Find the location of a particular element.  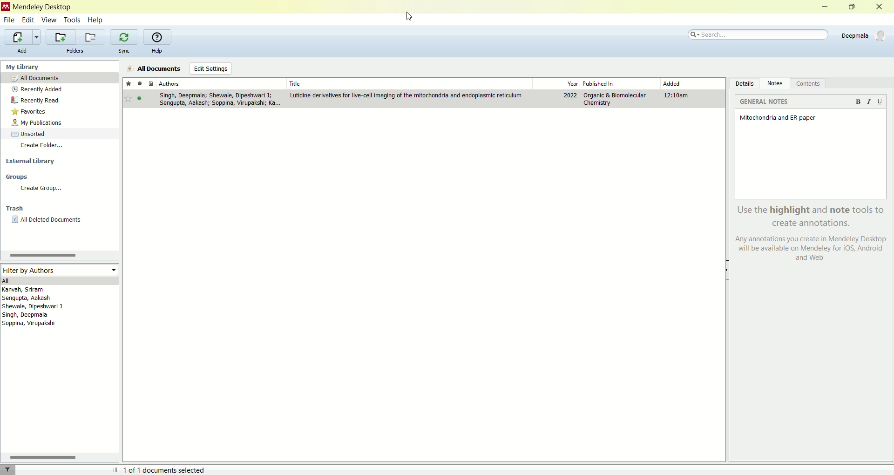

documents is located at coordinates (151, 84).